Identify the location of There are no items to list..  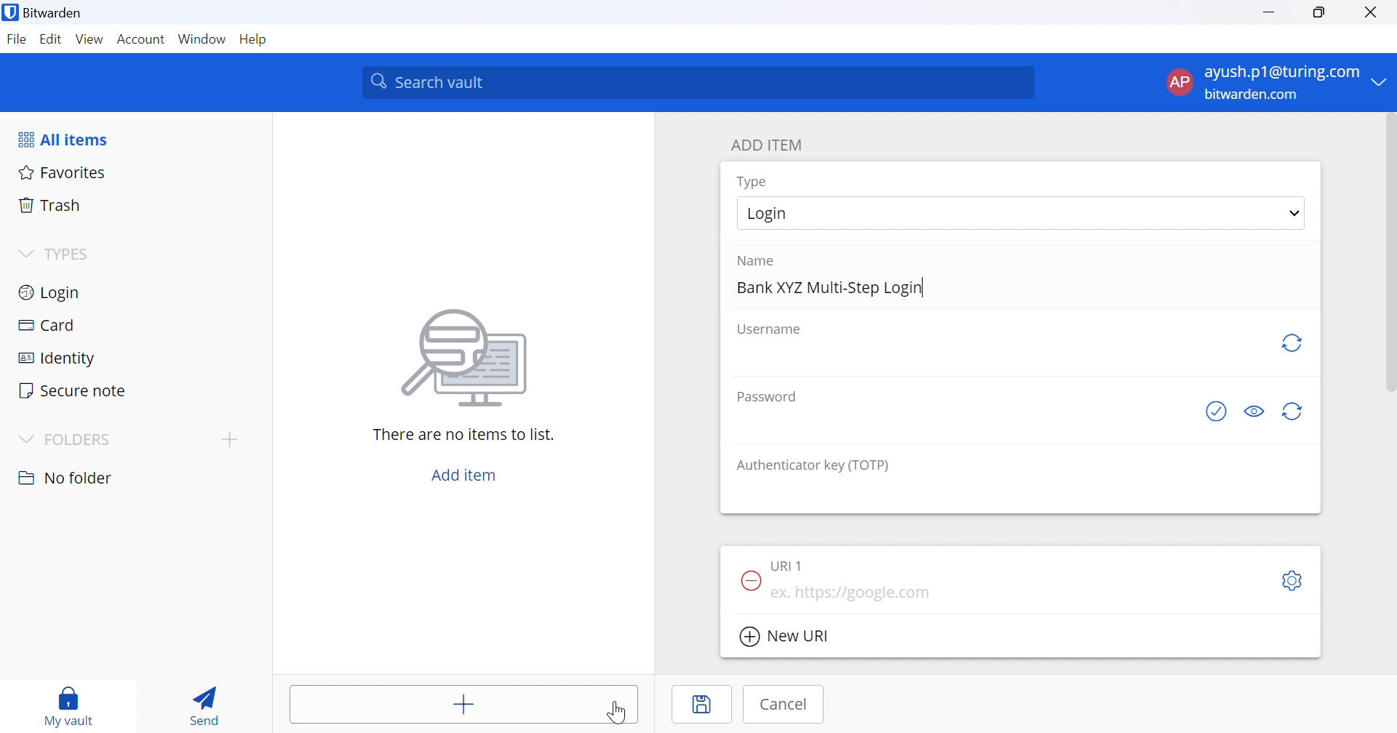
(464, 435).